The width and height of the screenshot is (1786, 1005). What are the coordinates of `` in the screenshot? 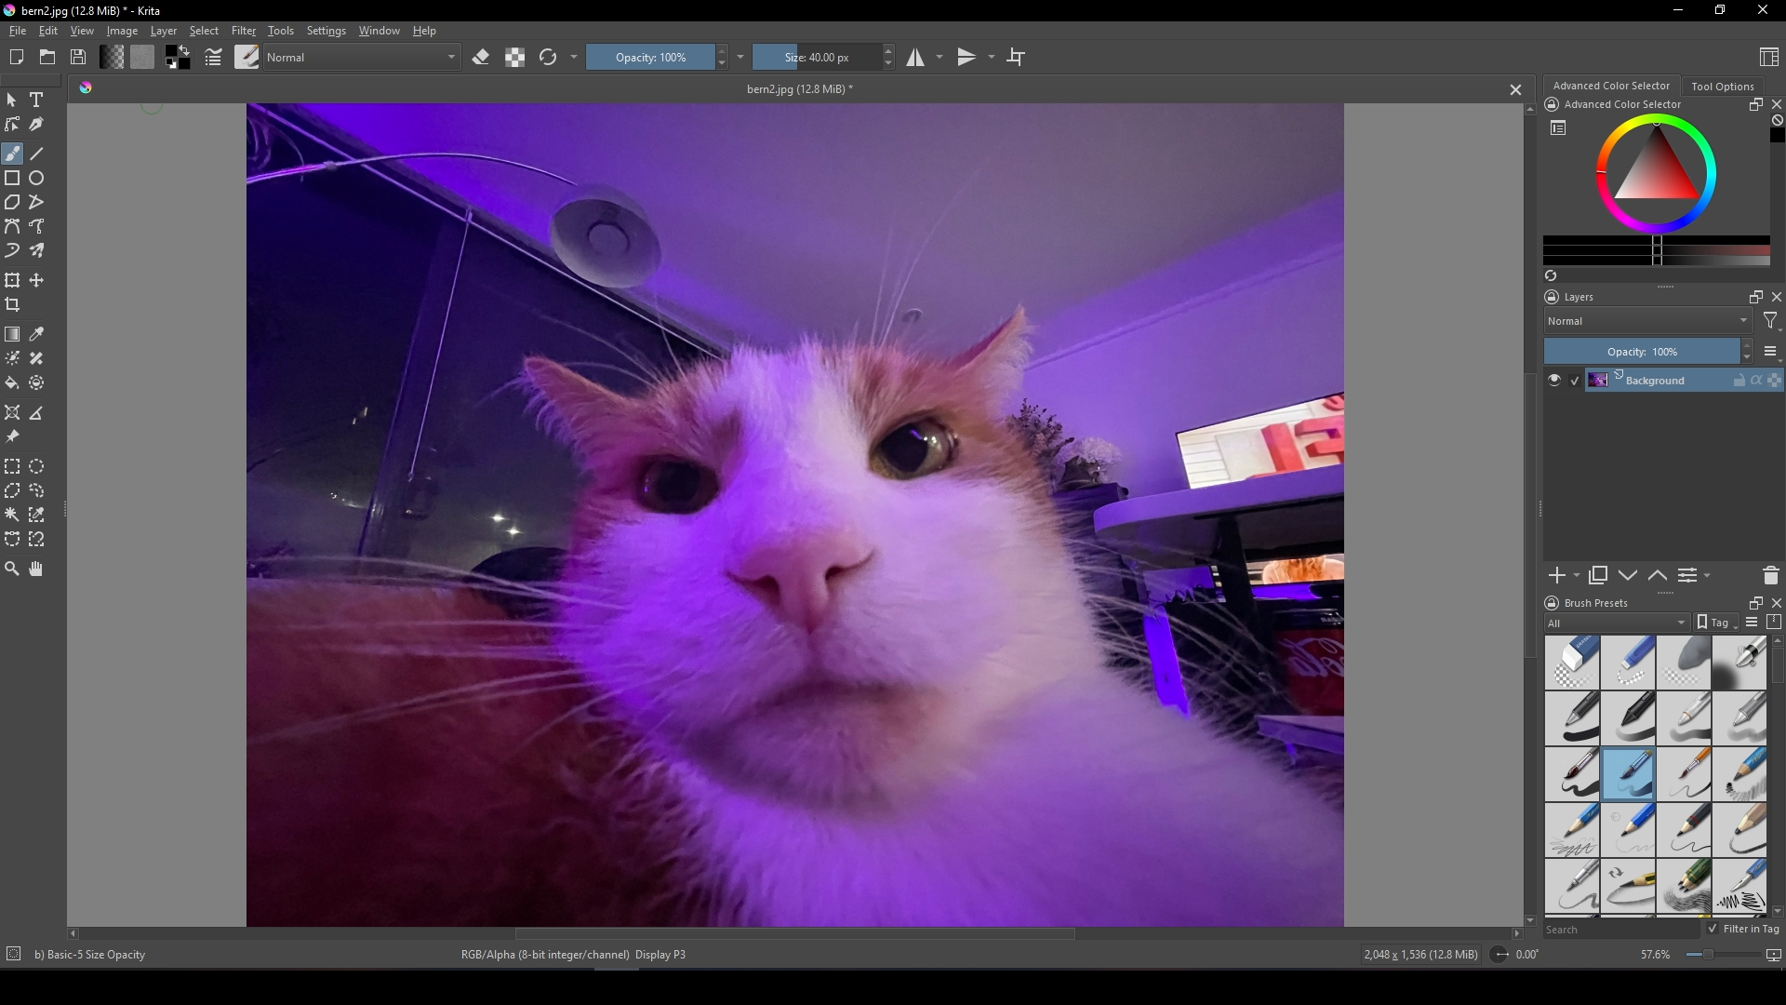 It's located at (1710, 955).